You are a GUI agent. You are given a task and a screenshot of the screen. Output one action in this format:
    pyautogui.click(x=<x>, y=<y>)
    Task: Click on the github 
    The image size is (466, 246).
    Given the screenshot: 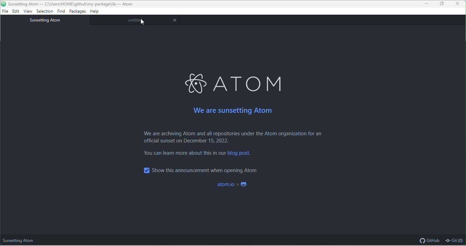 What is the action you would take?
    pyautogui.click(x=435, y=240)
    